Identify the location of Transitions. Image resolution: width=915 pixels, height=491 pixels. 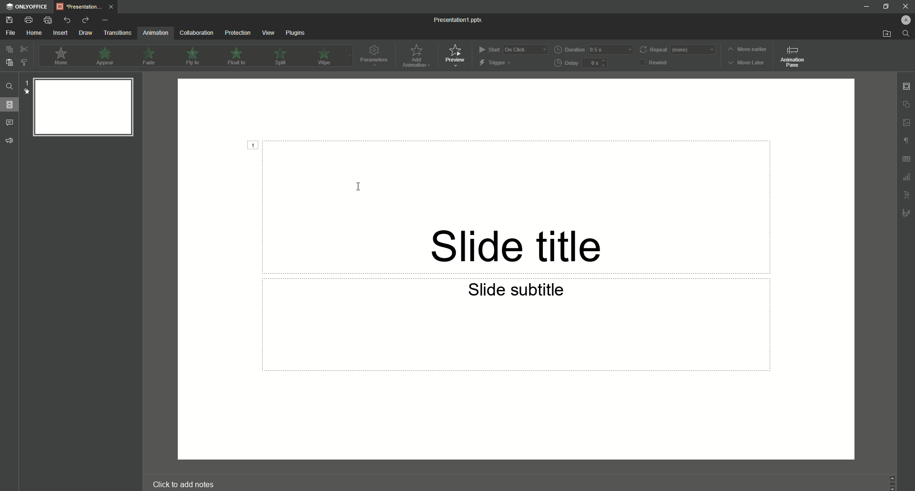
(118, 32).